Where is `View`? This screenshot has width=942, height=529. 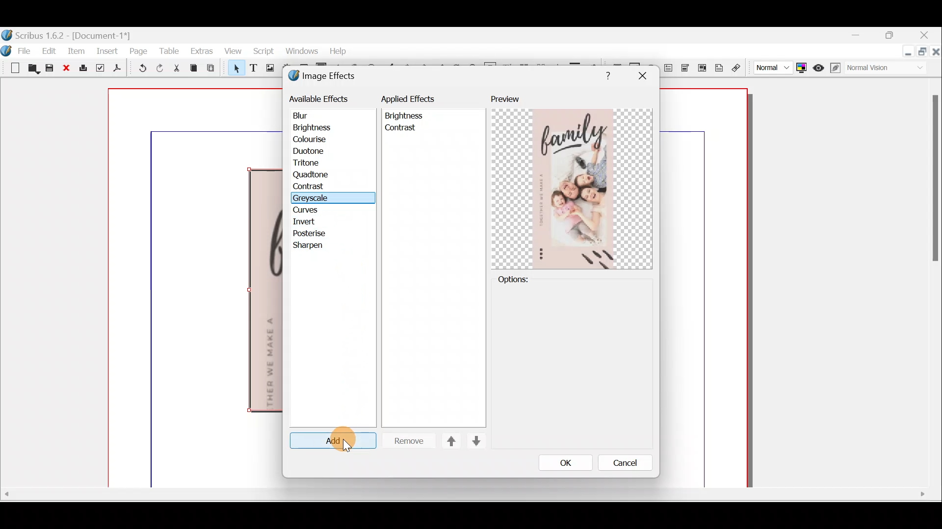 View is located at coordinates (235, 52).